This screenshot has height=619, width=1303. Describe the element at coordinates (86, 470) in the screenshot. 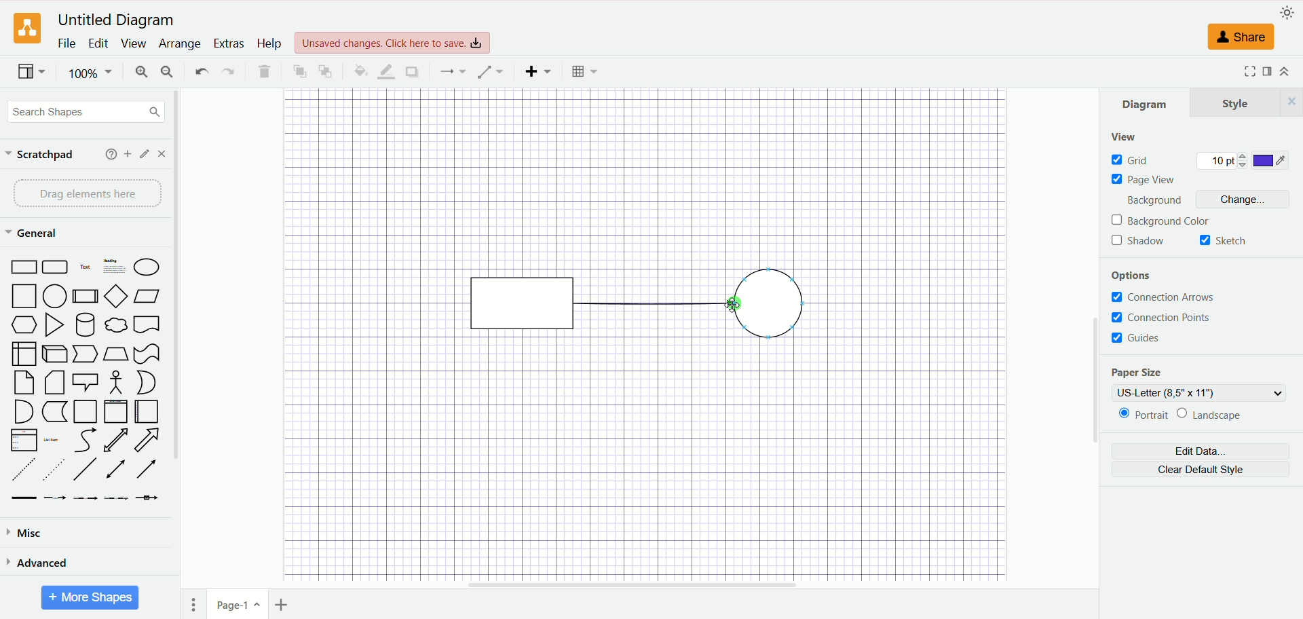

I see `Line` at that location.